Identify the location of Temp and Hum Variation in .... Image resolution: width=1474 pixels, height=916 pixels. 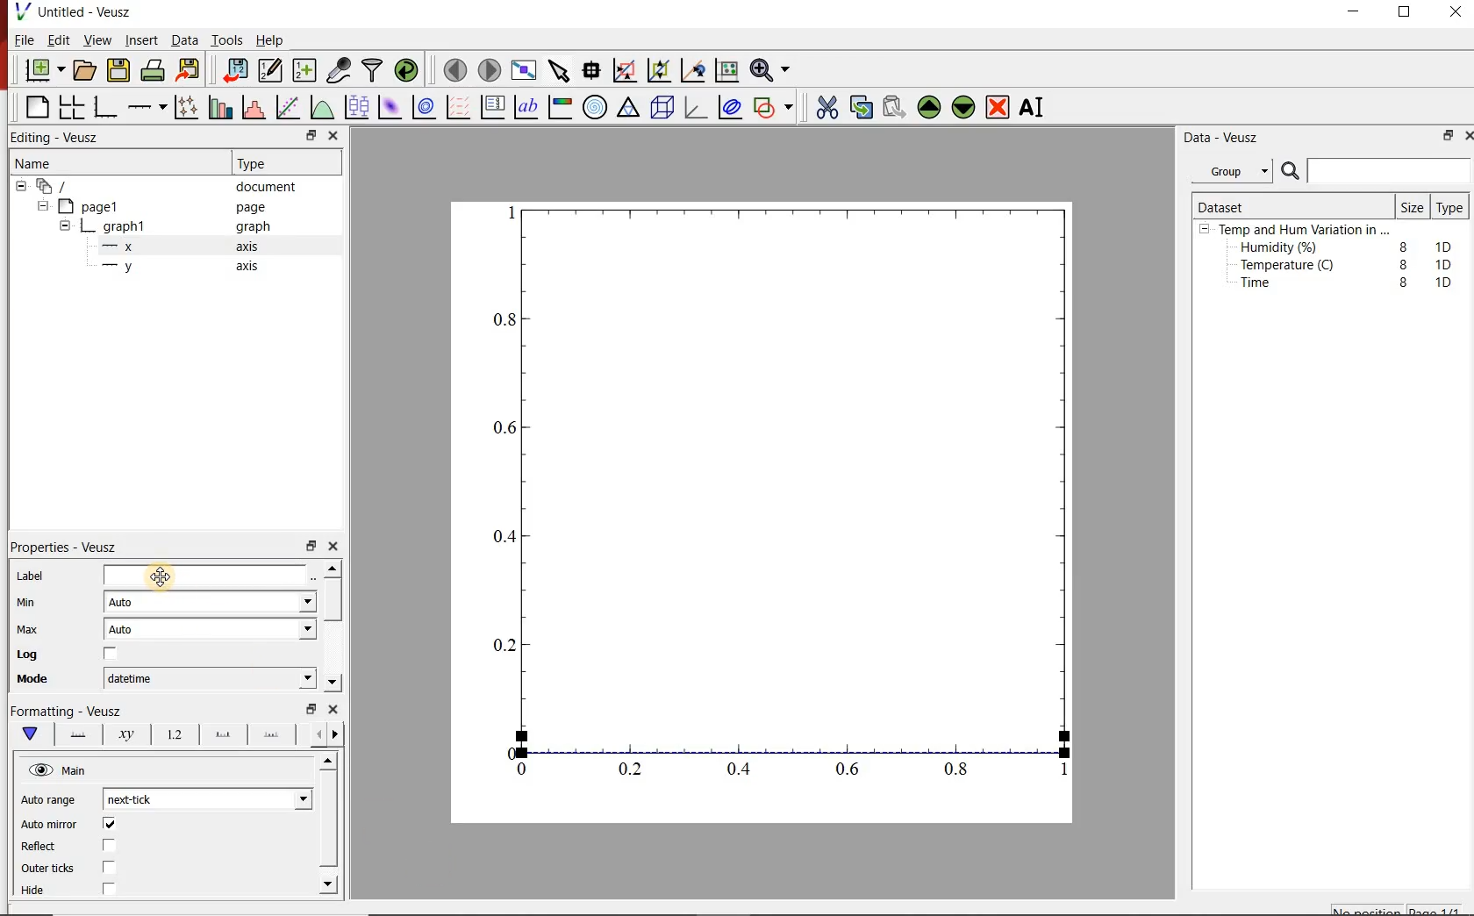
(1304, 230).